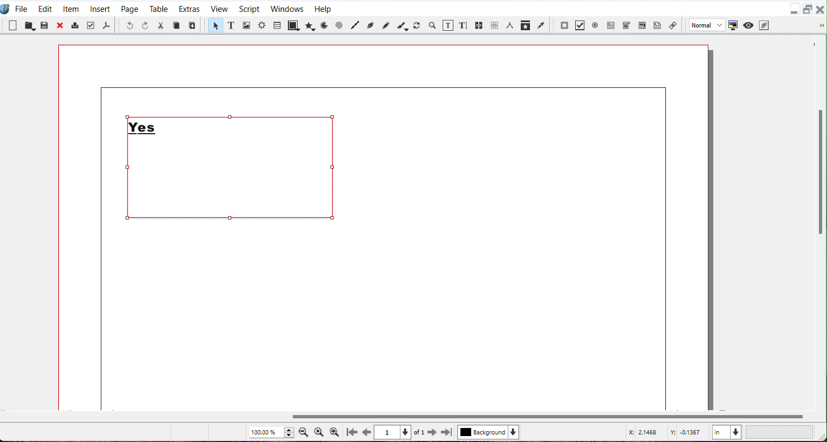 The width and height of the screenshot is (827, 442). I want to click on Measurements, so click(511, 25).